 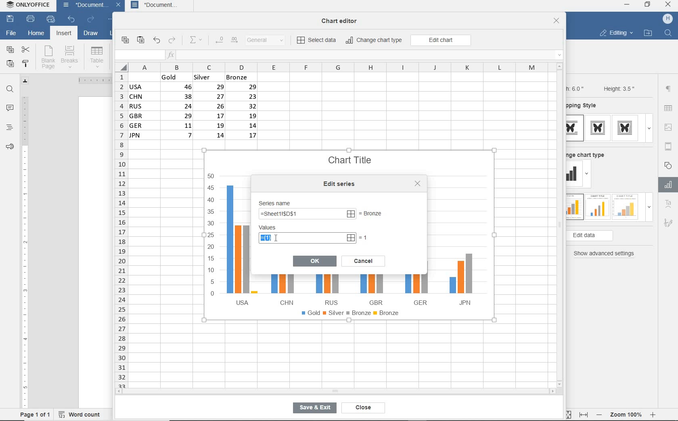 What do you see at coordinates (25, 81) in the screenshot?
I see `tab stop` at bounding box center [25, 81].